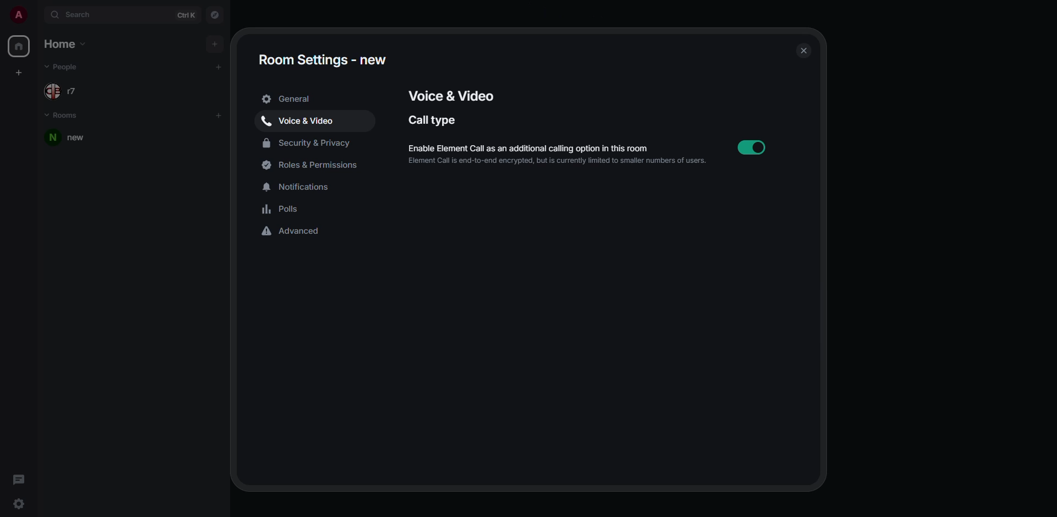 The image size is (1057, 517). Describe the element at coordinates (301, 122) in the screenshot. I see `voice & video` at that location.